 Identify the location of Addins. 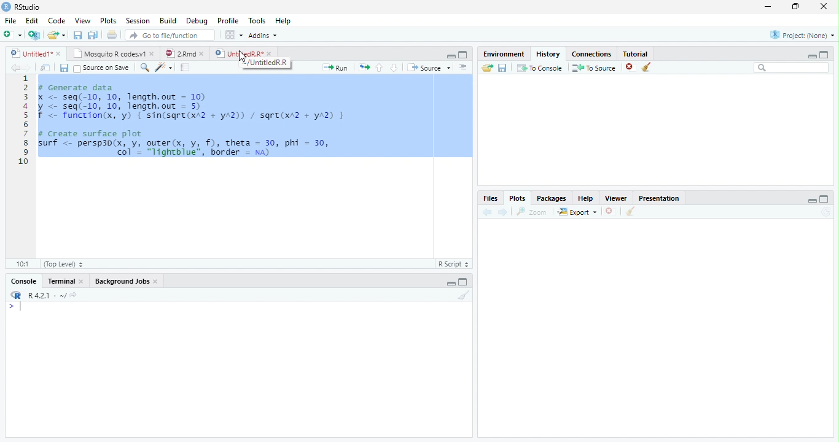
(263, 36).